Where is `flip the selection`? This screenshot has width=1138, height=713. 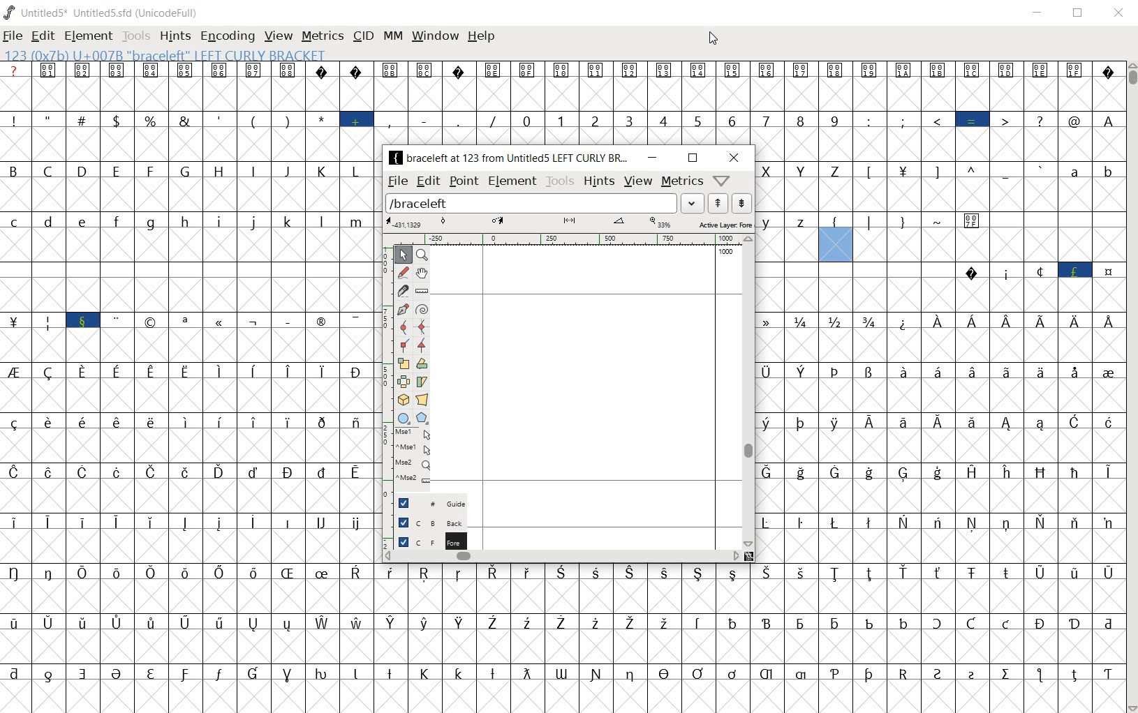
flip the selection is located at coordinates (402, 382).